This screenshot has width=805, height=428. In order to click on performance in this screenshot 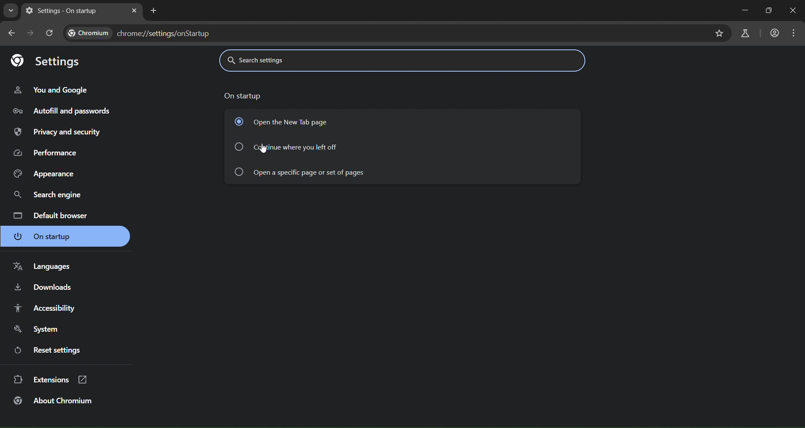, I will do `click(46, 154)`.